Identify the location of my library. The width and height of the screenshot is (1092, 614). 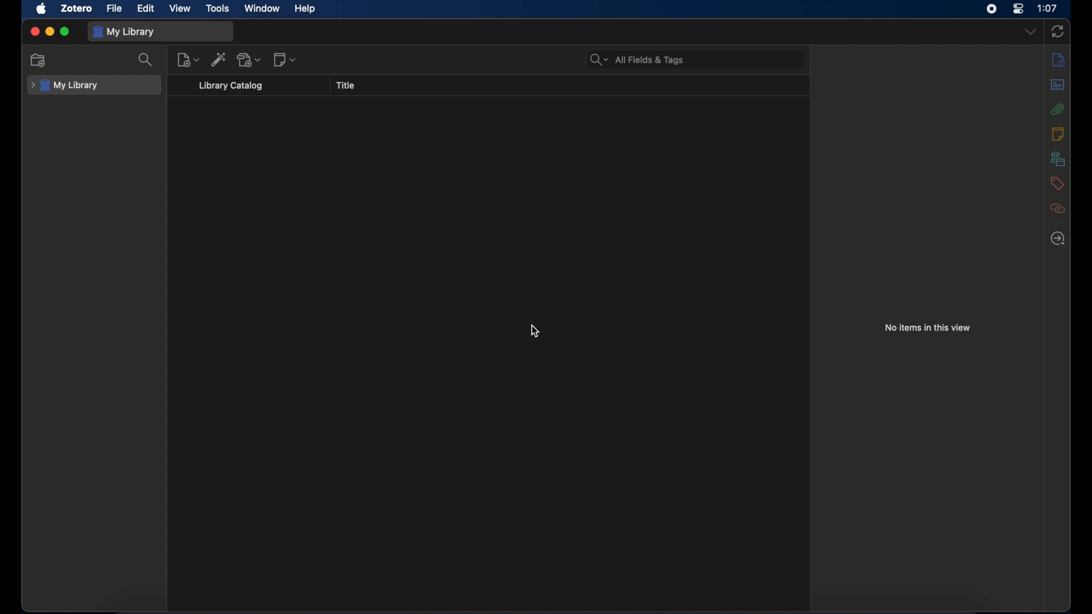
(65, 86).